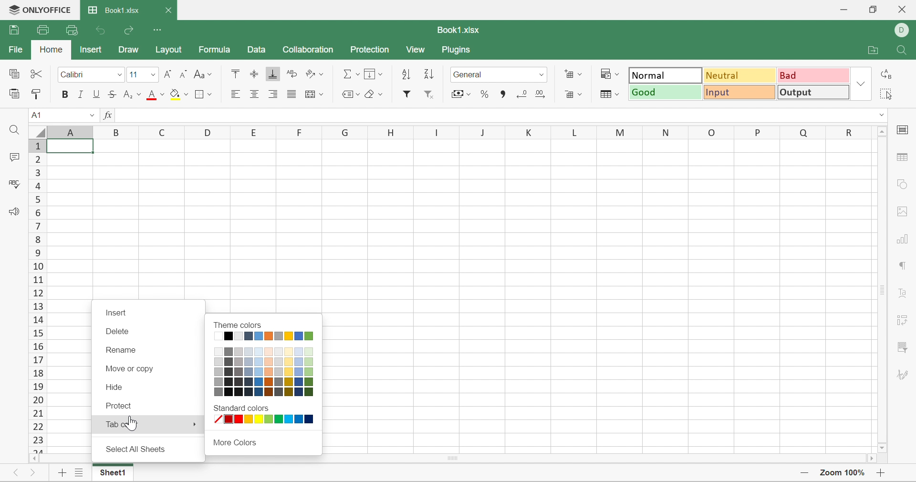  Describe the element at coordinates (128, 369) in the screenshot. I see `Move or copy` at that location.